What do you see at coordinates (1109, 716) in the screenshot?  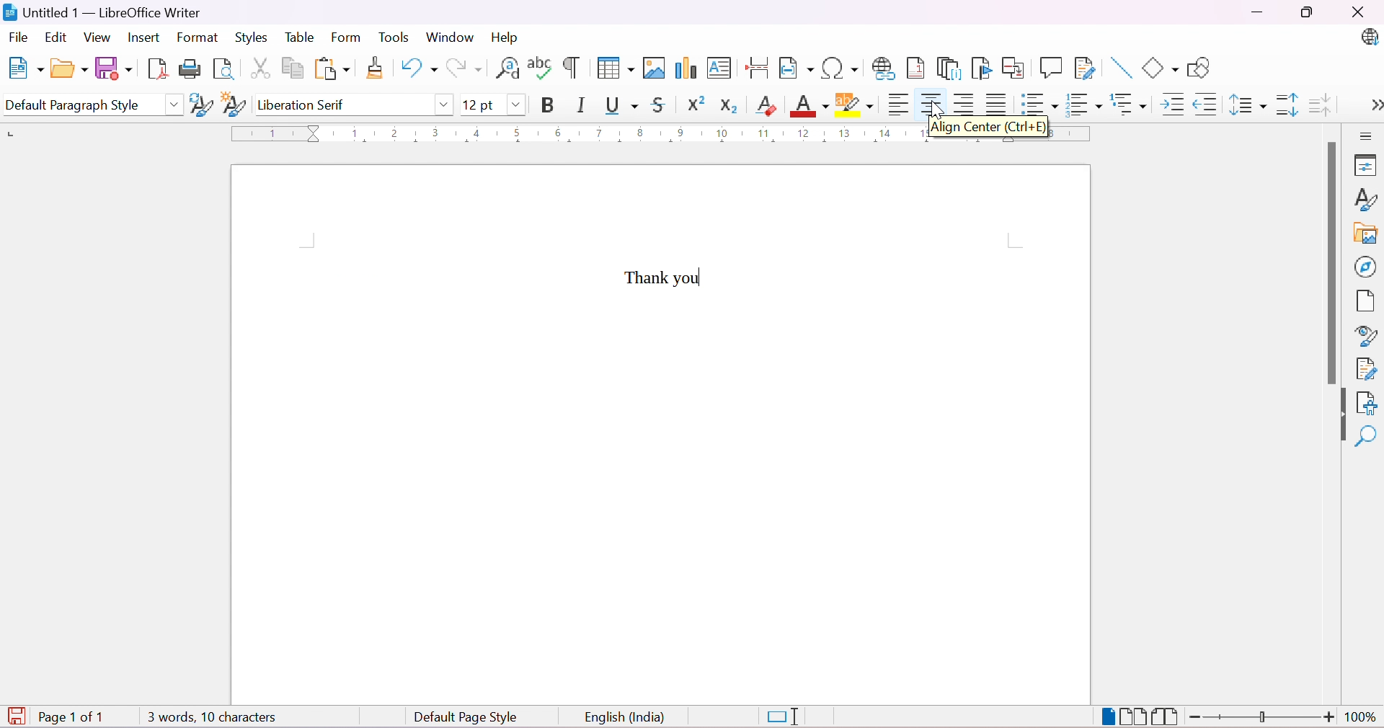 I see `Single-page View` at bounding box center [1109, 716].